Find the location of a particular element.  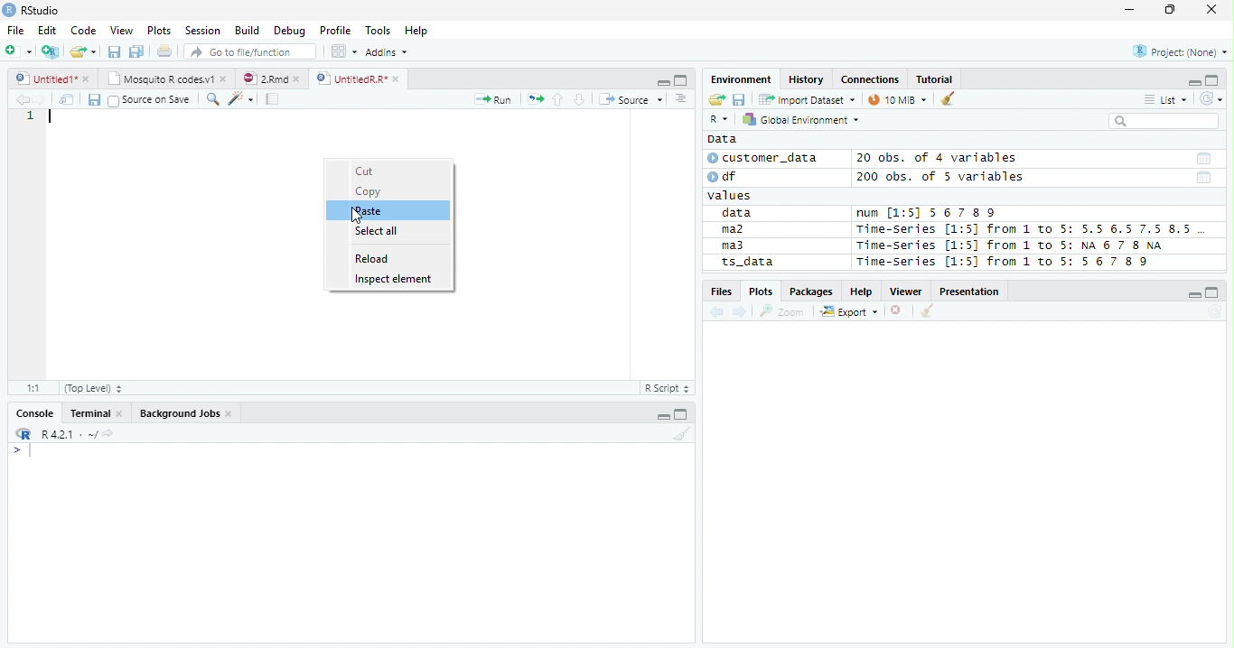

Save is located at coordinates (93, 99).